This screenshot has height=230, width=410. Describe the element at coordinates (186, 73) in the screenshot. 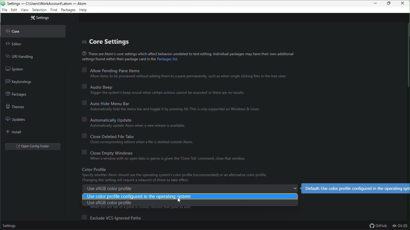

I see `Allow pending Pane items` at that location.